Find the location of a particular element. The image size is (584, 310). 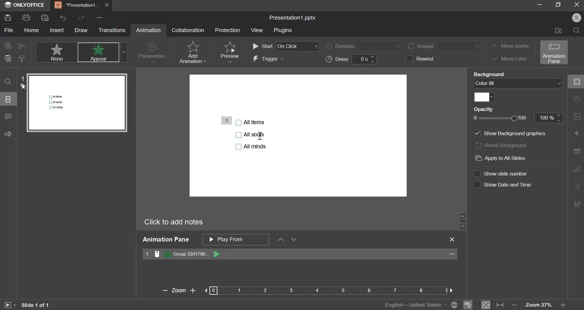

print preview is located at coordinates (44, 18).